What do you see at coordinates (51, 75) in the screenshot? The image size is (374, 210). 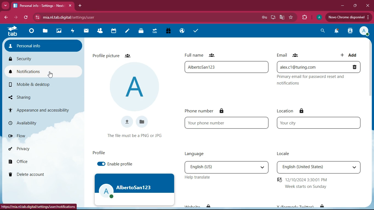 I see `cursor` at bounding box center [51, 75].